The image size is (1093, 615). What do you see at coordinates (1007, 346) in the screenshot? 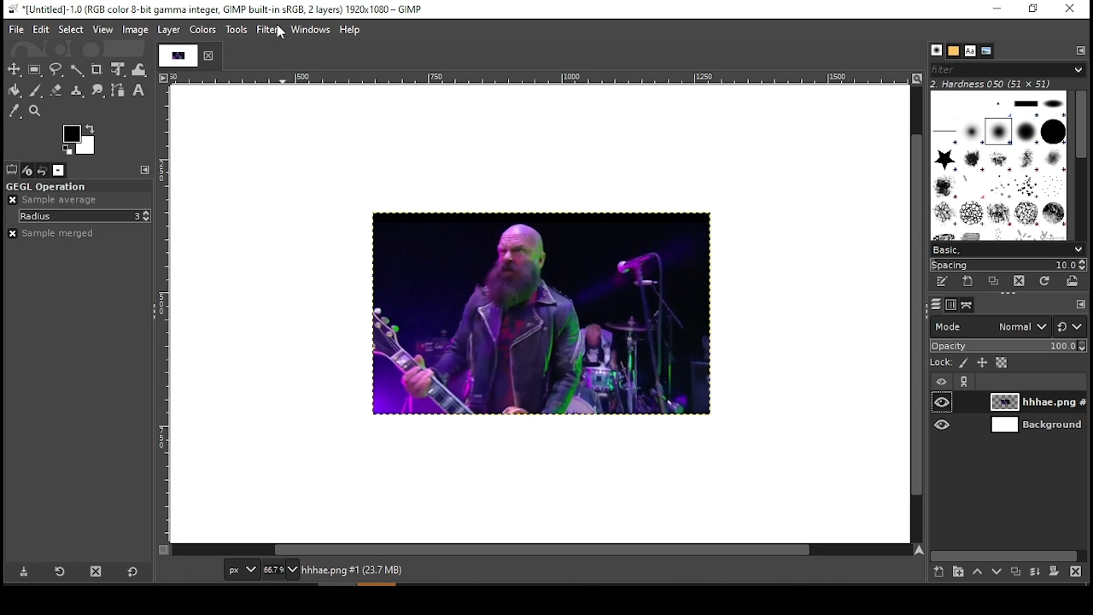
I see `opacity` at bounding box center [1007, 346].